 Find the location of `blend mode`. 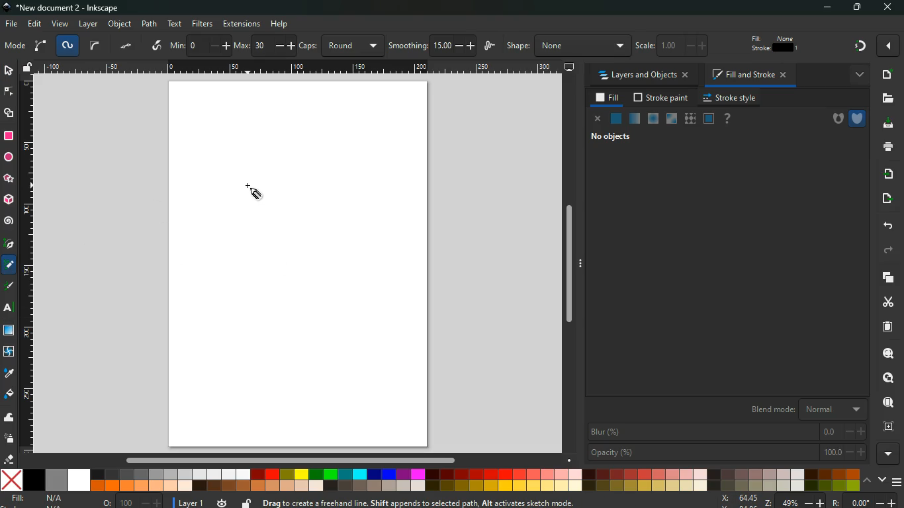

blend mode is located at coordinates (799, 408).